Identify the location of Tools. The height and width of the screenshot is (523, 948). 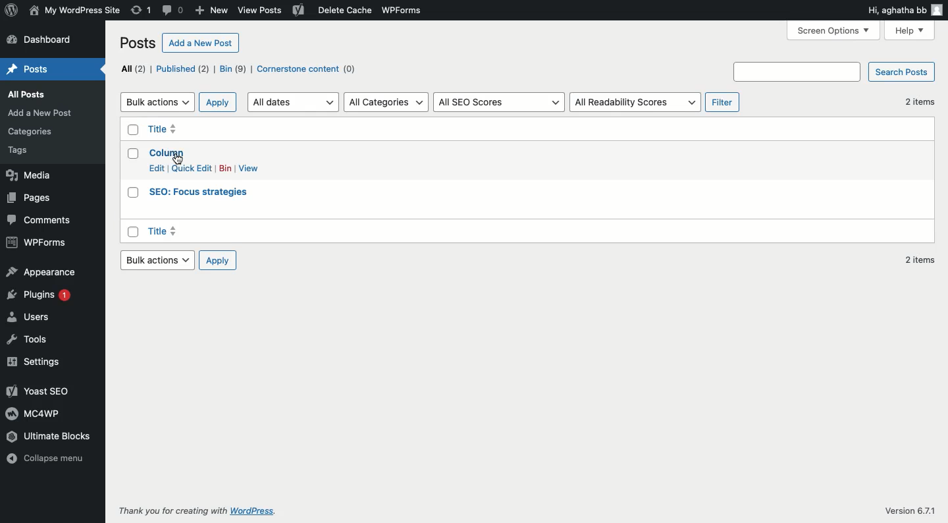
(28, 339).